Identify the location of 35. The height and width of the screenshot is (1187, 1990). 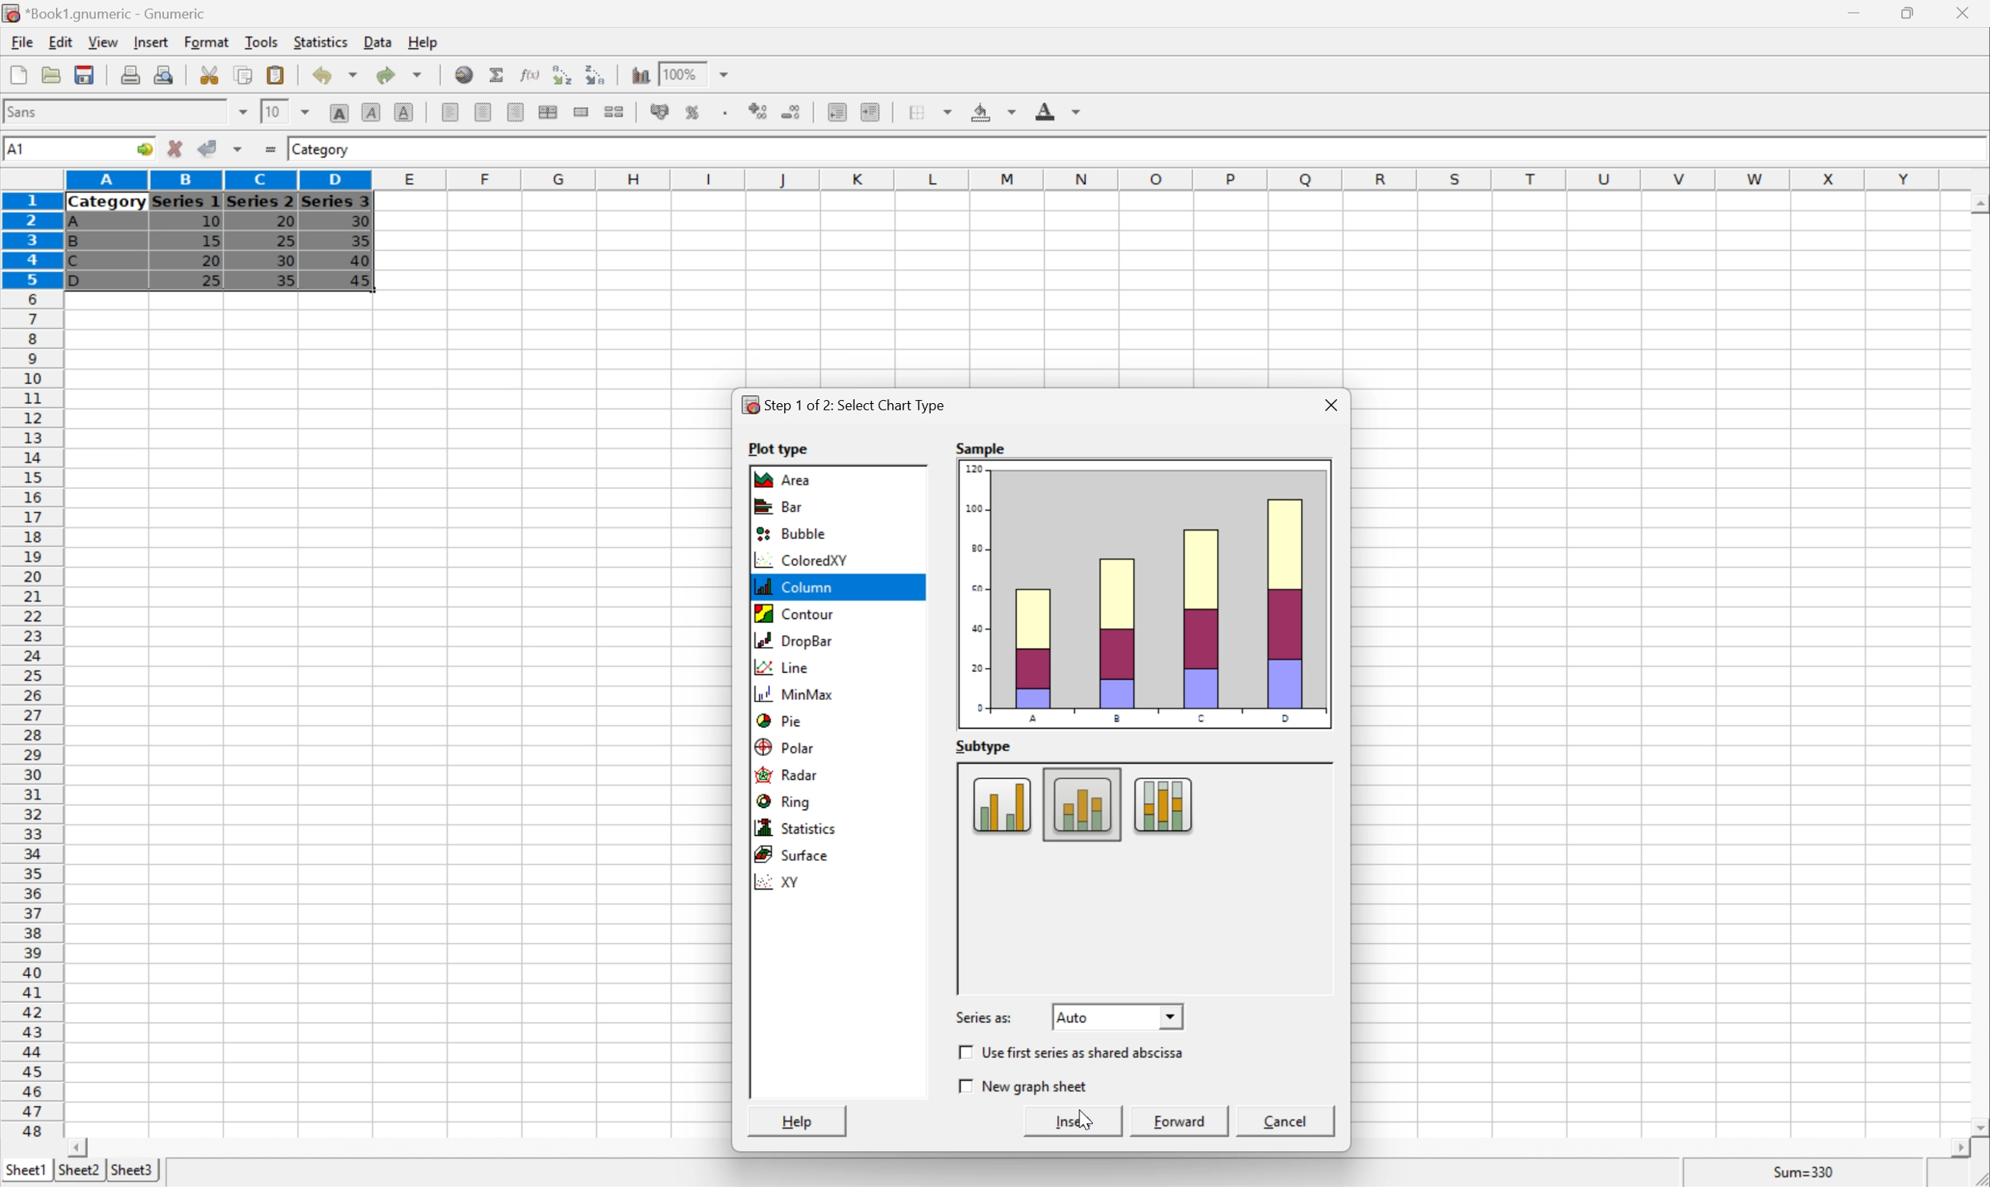
(361, 240).